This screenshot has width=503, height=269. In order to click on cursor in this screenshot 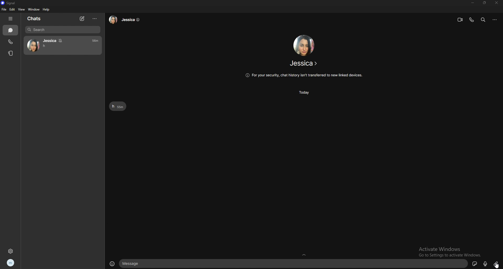, I will do `click(497, 266)`.